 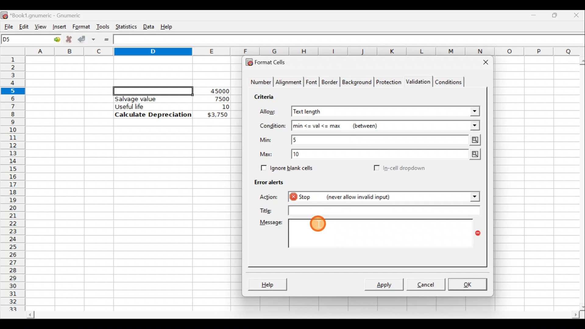 I want to click on $3,750, so click(x=217, y=115).